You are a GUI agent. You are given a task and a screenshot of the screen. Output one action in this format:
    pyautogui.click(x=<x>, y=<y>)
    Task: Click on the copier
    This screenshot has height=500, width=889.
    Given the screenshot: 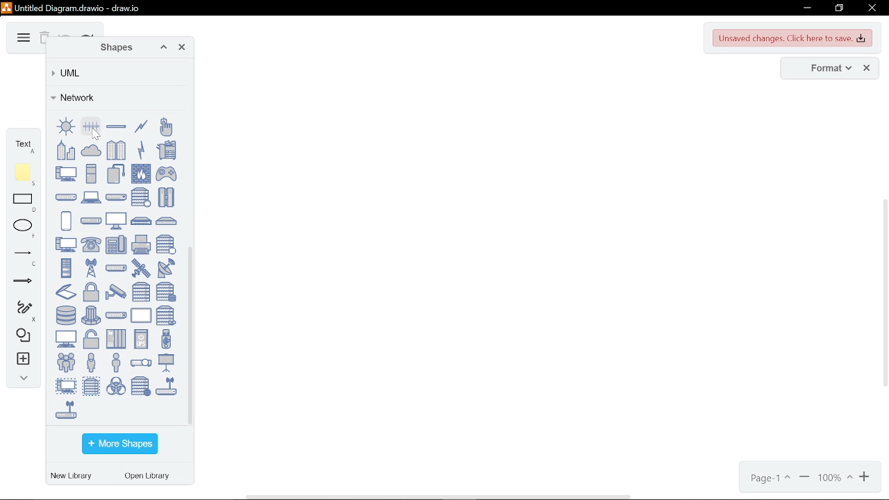 What is the action you would take?
    pyautogui.click(x=166, y=149)
    